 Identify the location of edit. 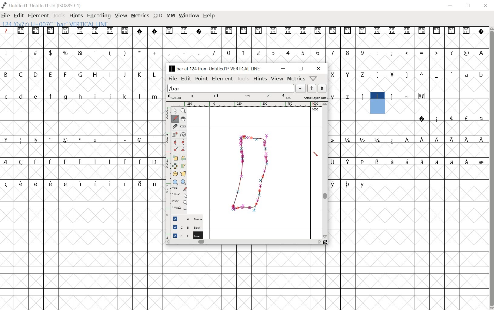
(18, 15).